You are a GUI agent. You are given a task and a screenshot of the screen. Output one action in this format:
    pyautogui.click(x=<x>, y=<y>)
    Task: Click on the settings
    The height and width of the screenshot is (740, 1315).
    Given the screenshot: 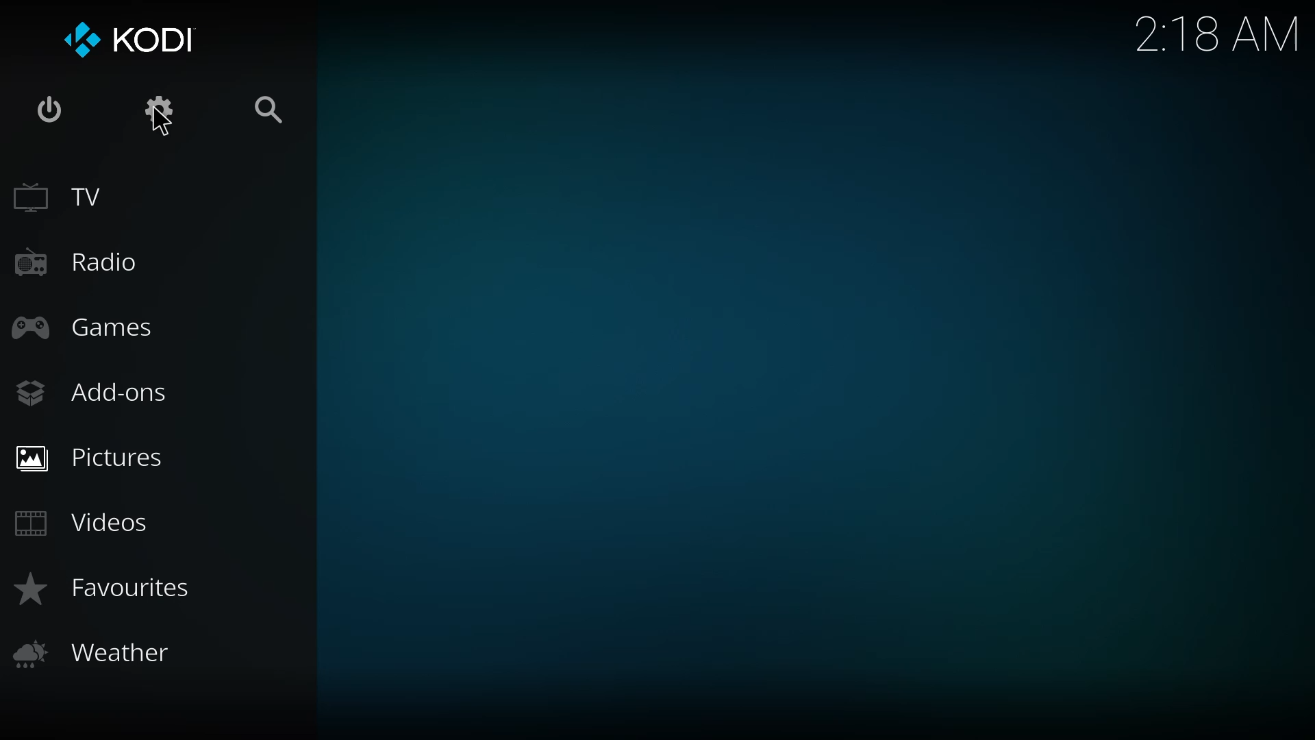 What is the action you would take?
    pyautogui.click(x=160, y=108)
    